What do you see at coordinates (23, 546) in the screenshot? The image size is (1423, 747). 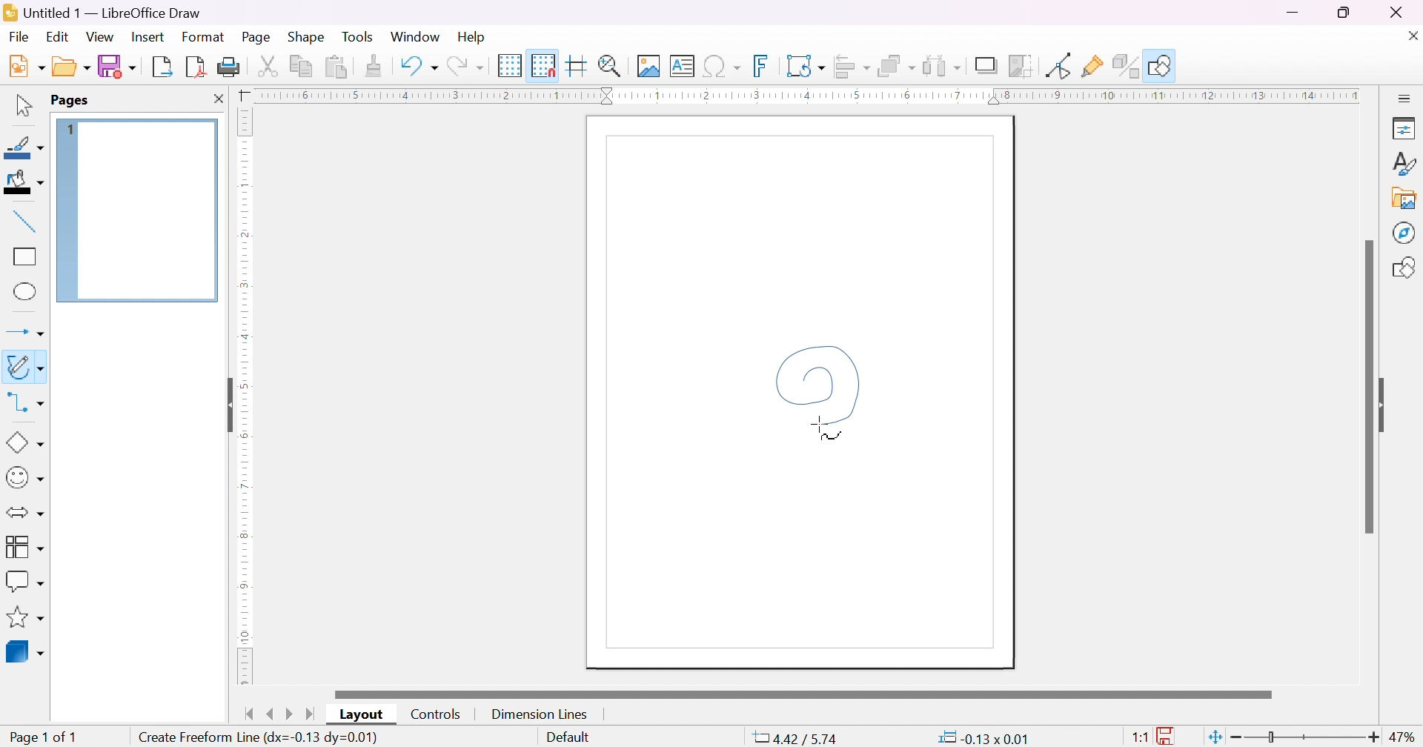 I see `flowcharts` at bounding box center [23, 546].